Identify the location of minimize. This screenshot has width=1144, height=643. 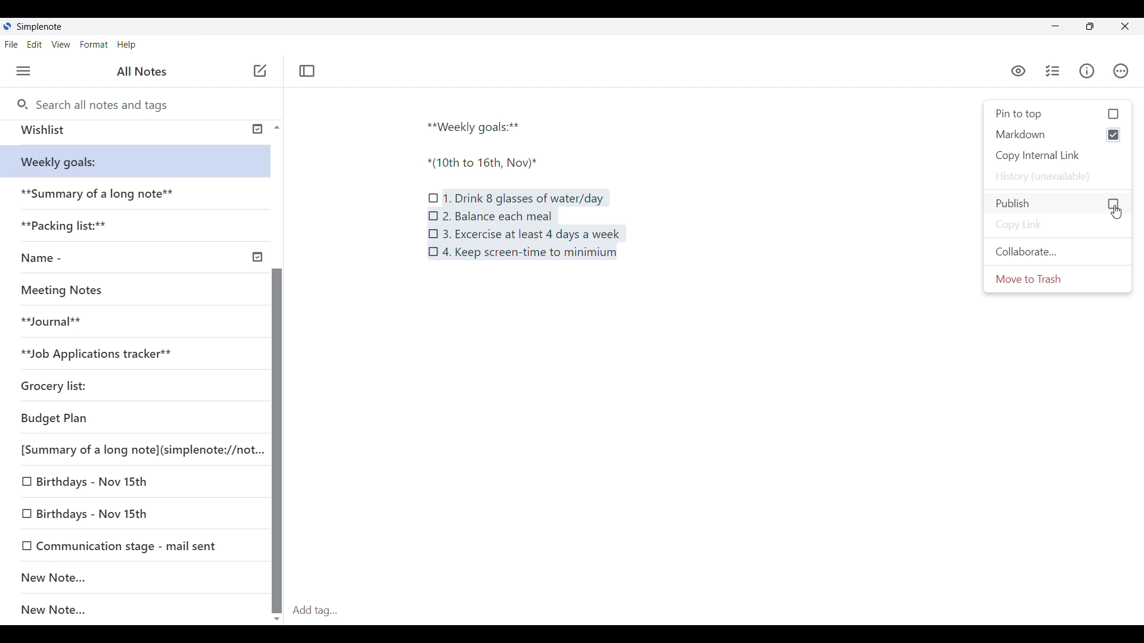
(1056, 29).